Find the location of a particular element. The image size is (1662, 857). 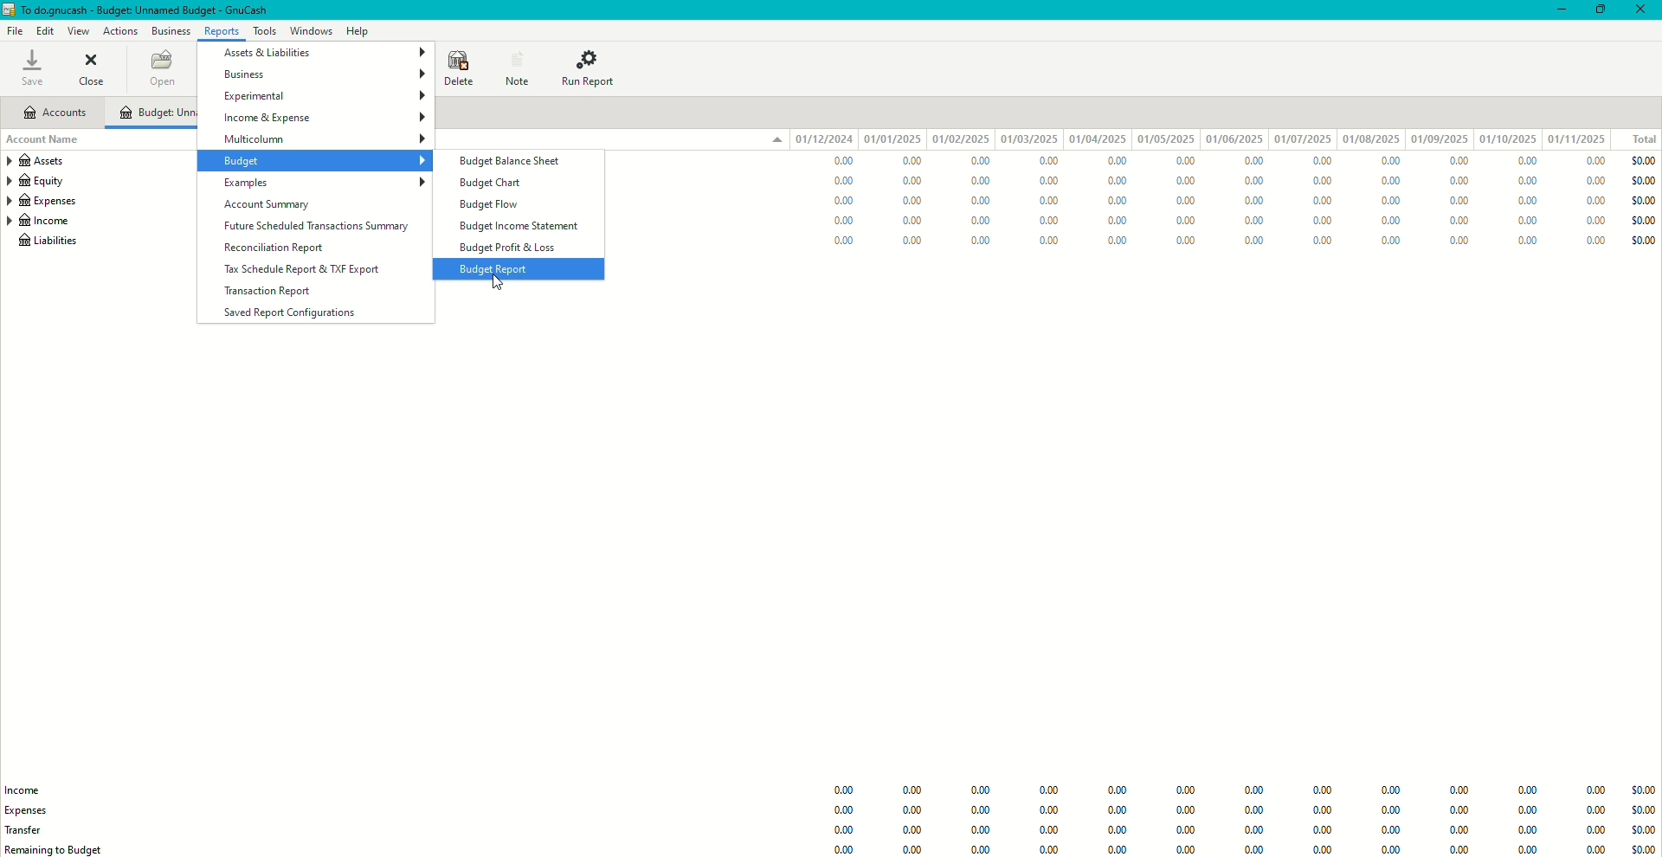

Tools is located at coordinates (262, 30).